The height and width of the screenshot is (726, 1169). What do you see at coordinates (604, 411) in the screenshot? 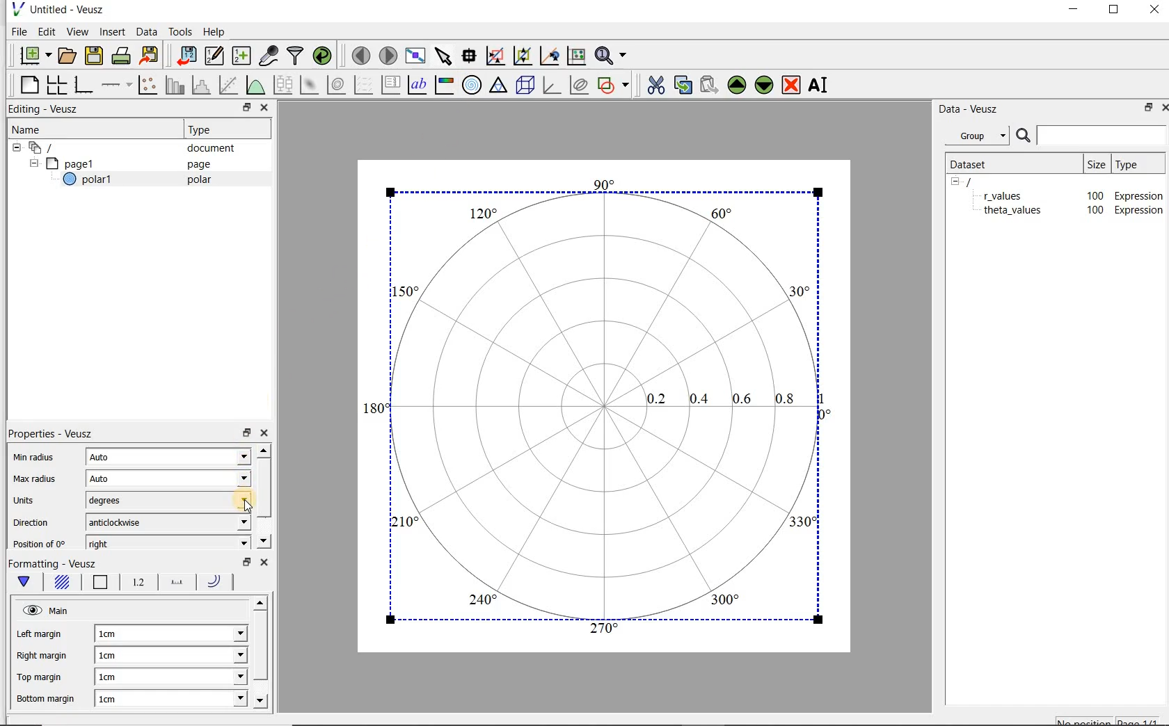
I see `Polar graph` at bounding box center [604, 411].